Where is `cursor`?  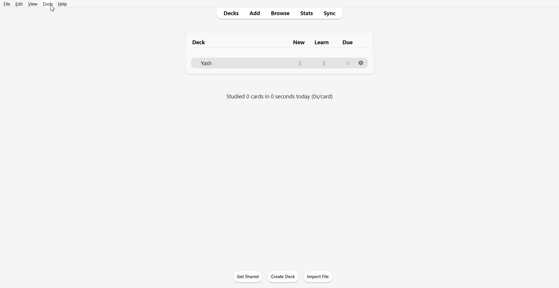
cursor is located at coordinates (52, 10).